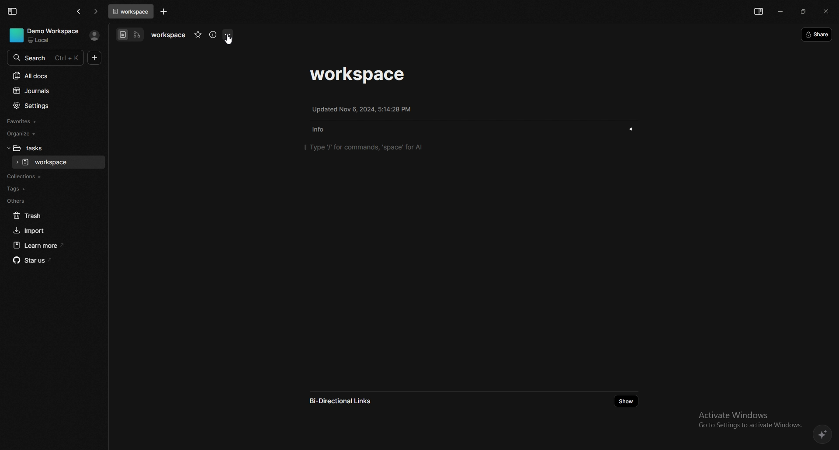  I want to click on trash, so click(51, 216).